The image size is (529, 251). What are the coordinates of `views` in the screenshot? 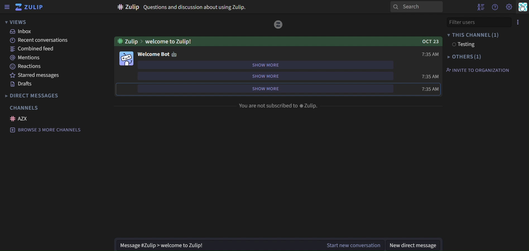 It's located at (18, 22).